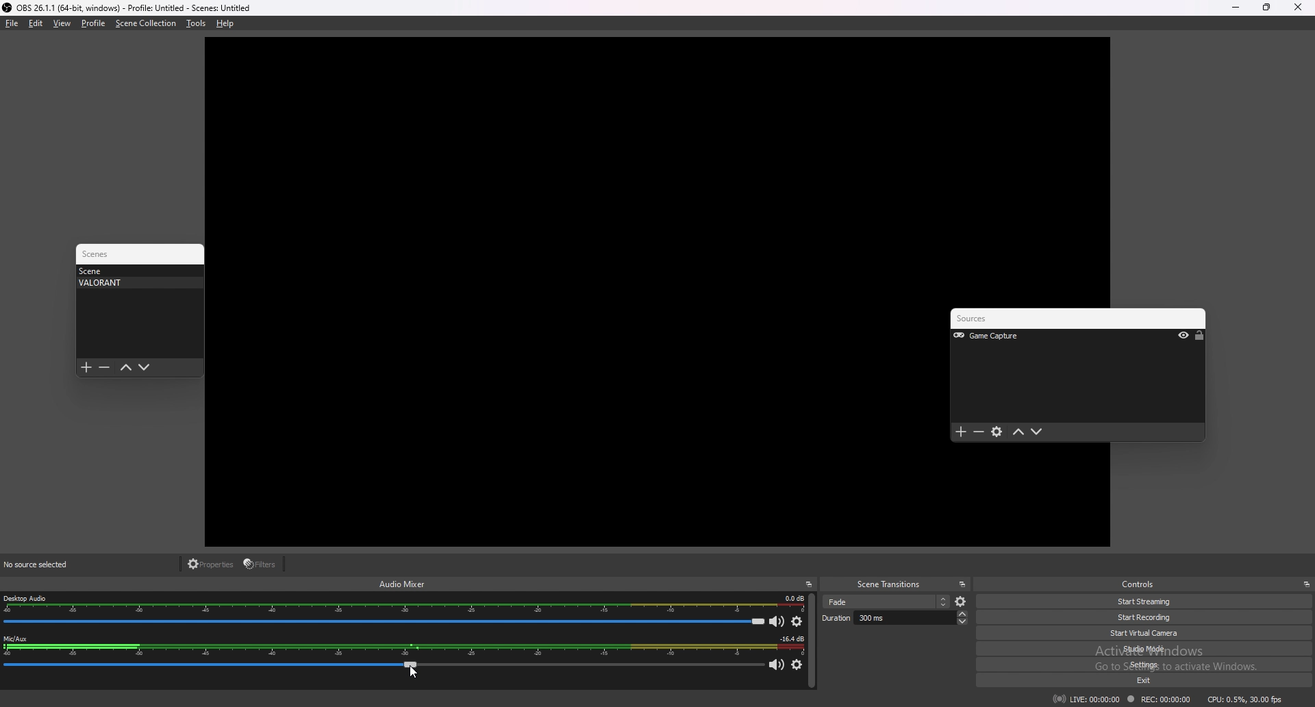  I want to click on view, so click(63, 23).